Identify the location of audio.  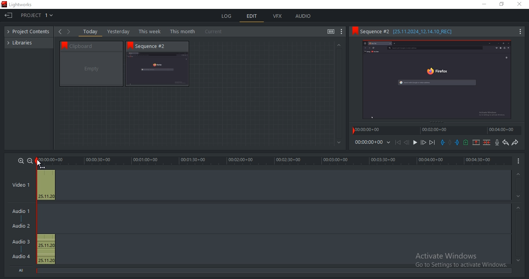
(46, 249).